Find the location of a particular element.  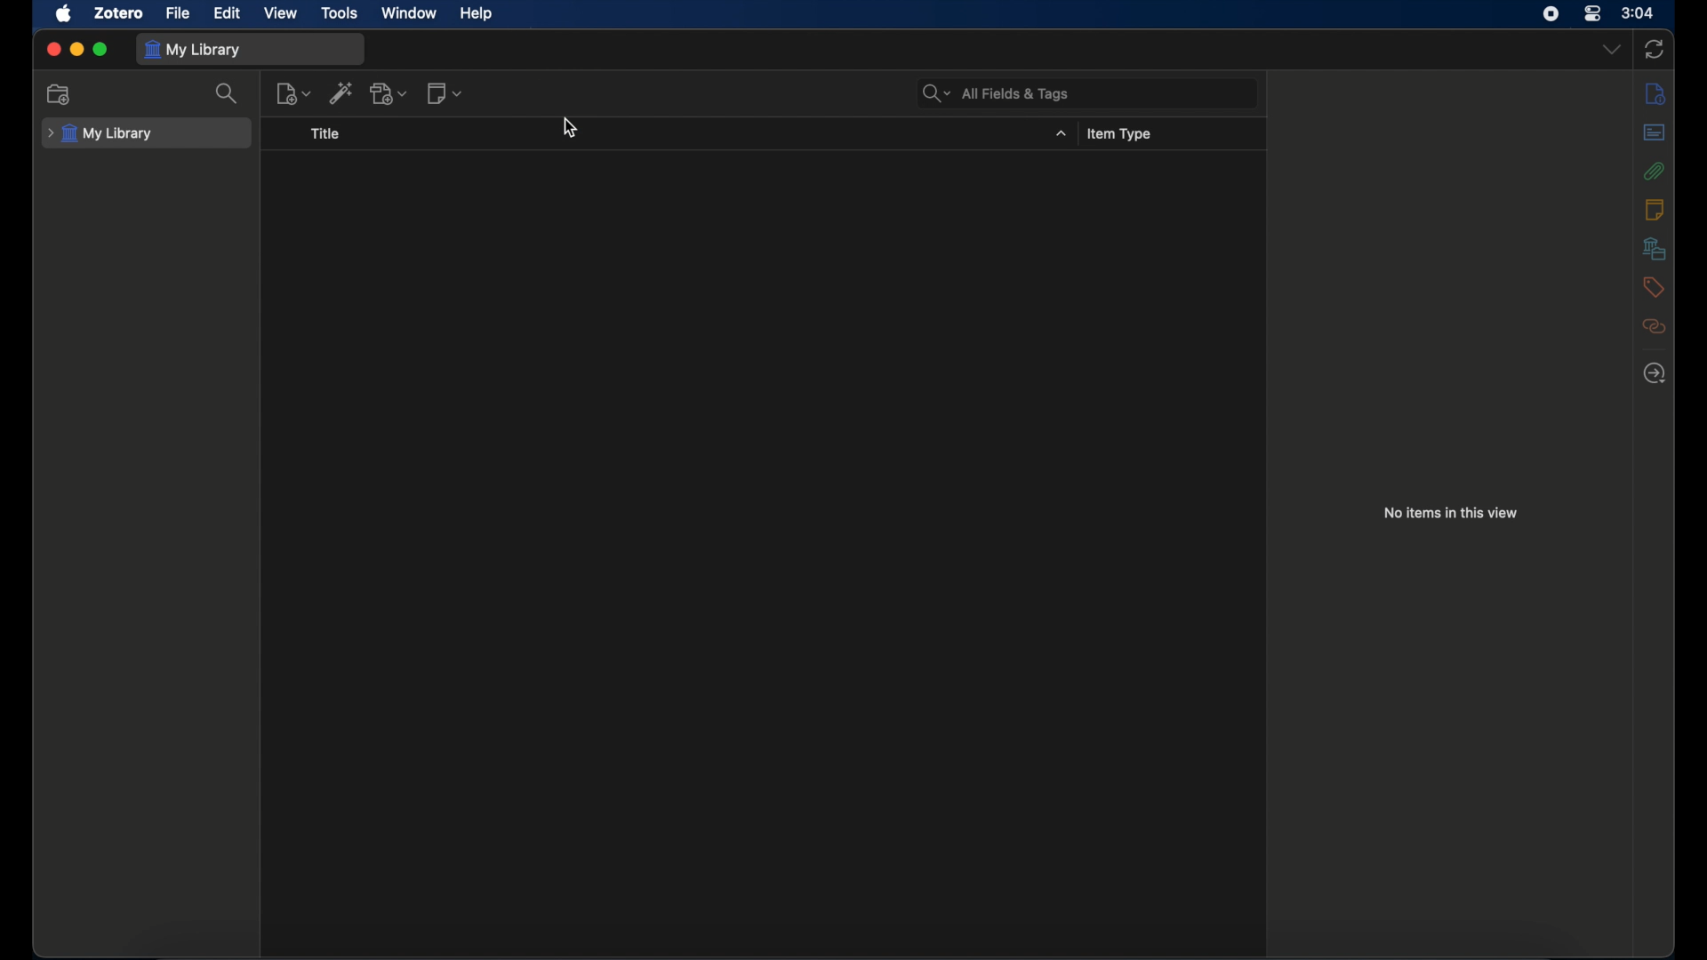

new note is located at coordinates (445, 92).